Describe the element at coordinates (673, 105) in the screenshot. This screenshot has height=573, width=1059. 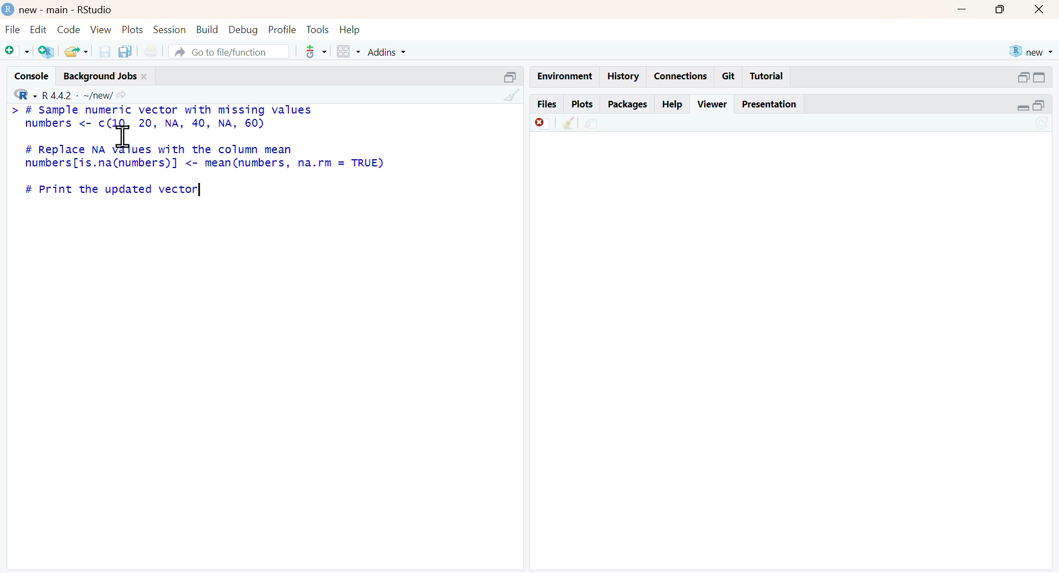
I see `help` at that location.